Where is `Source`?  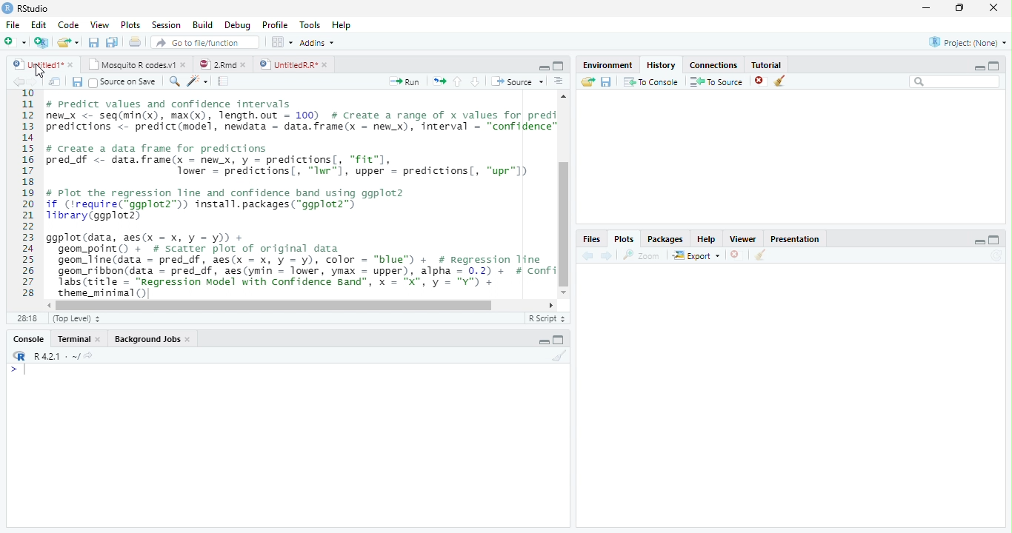
Source is located at coordinates (518, 82).